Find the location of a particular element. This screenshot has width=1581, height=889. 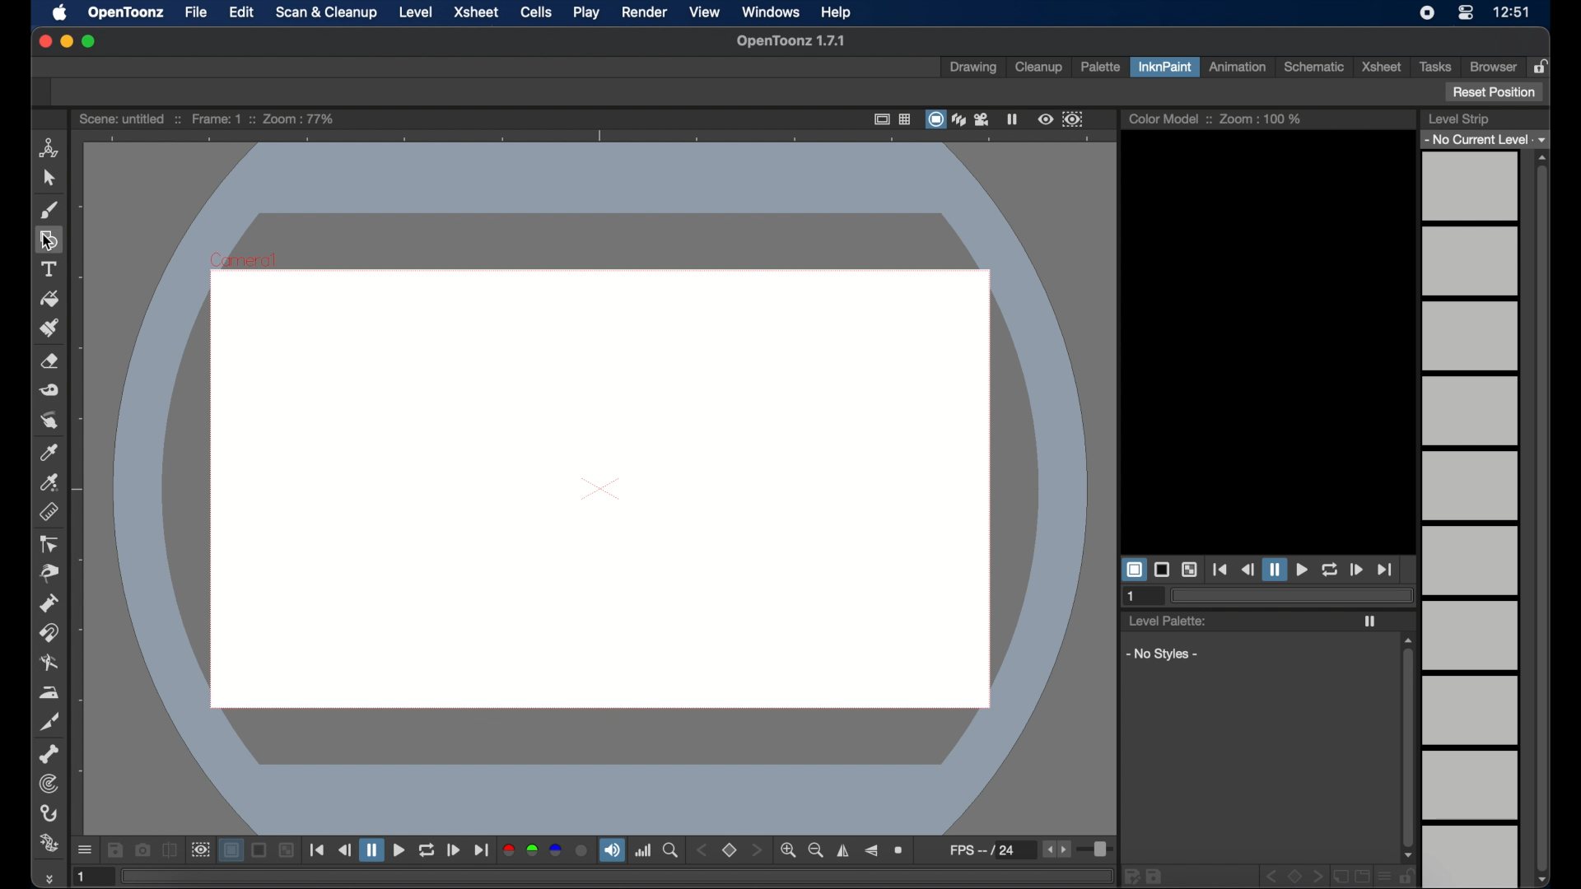

12:51 is located at coordinates (1513, 12).